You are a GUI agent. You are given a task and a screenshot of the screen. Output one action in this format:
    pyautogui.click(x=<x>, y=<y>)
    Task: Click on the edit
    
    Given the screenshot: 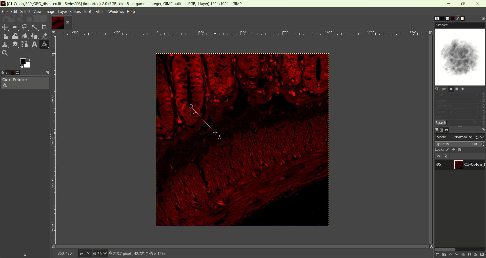 What is the action you would take?
    pyautogui.click(x=14, y=12)
    